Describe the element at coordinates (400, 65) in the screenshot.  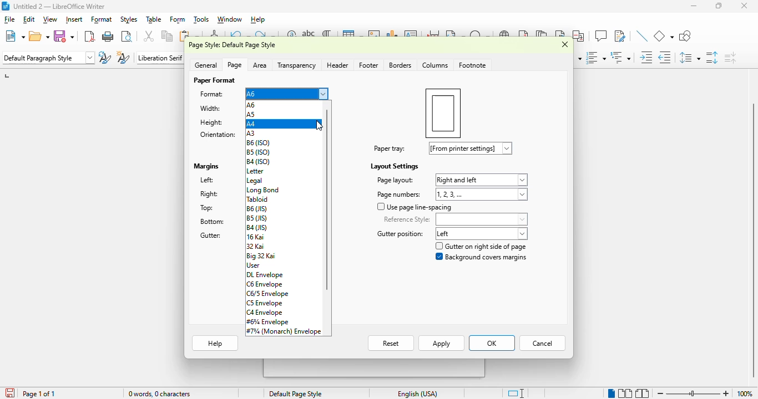
I see `borders` at that location.